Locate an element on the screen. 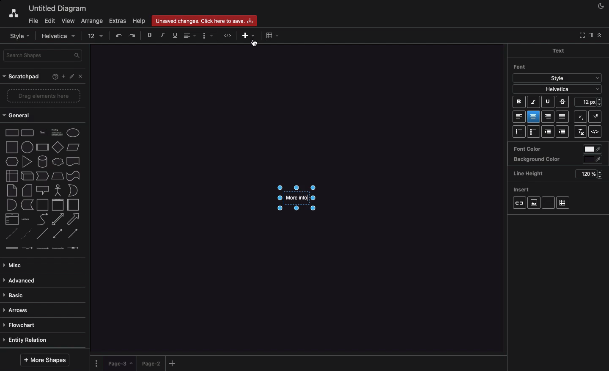 This screenshot has height=371, width=609. Italics is located at coordinates (163, 35).